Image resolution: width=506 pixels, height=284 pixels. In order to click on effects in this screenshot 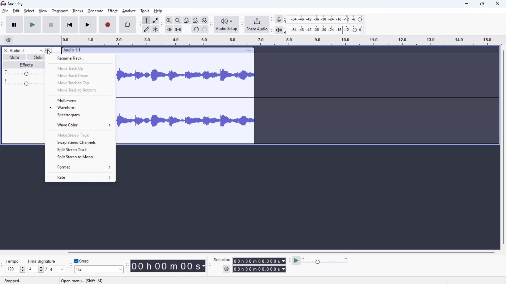, I will do `click(25, 65)`.